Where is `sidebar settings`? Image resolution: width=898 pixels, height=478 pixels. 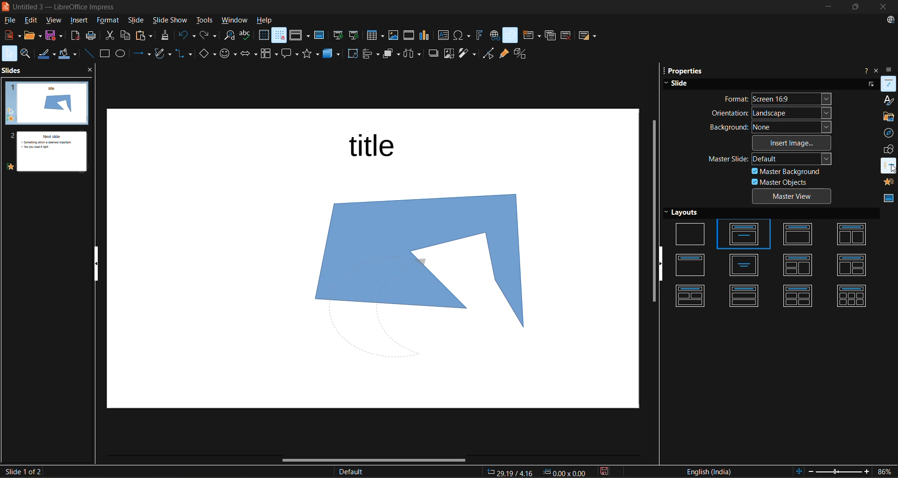
sidebar settings is located at coordinates (890, 69).